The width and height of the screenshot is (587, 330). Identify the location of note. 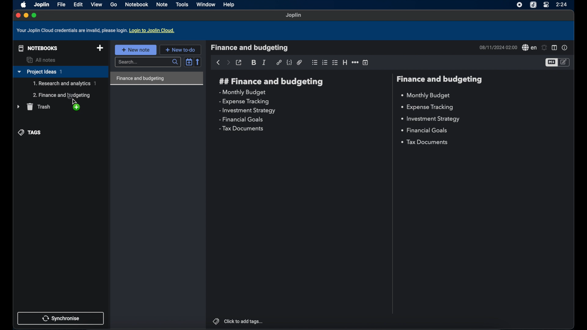
(162, 4).